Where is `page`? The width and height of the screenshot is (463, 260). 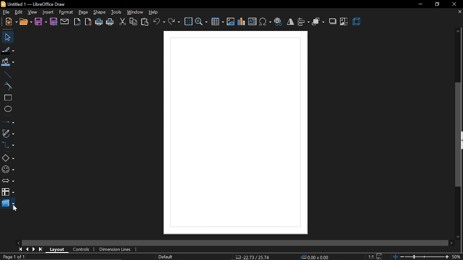 page is located at coordinates (84, 13).